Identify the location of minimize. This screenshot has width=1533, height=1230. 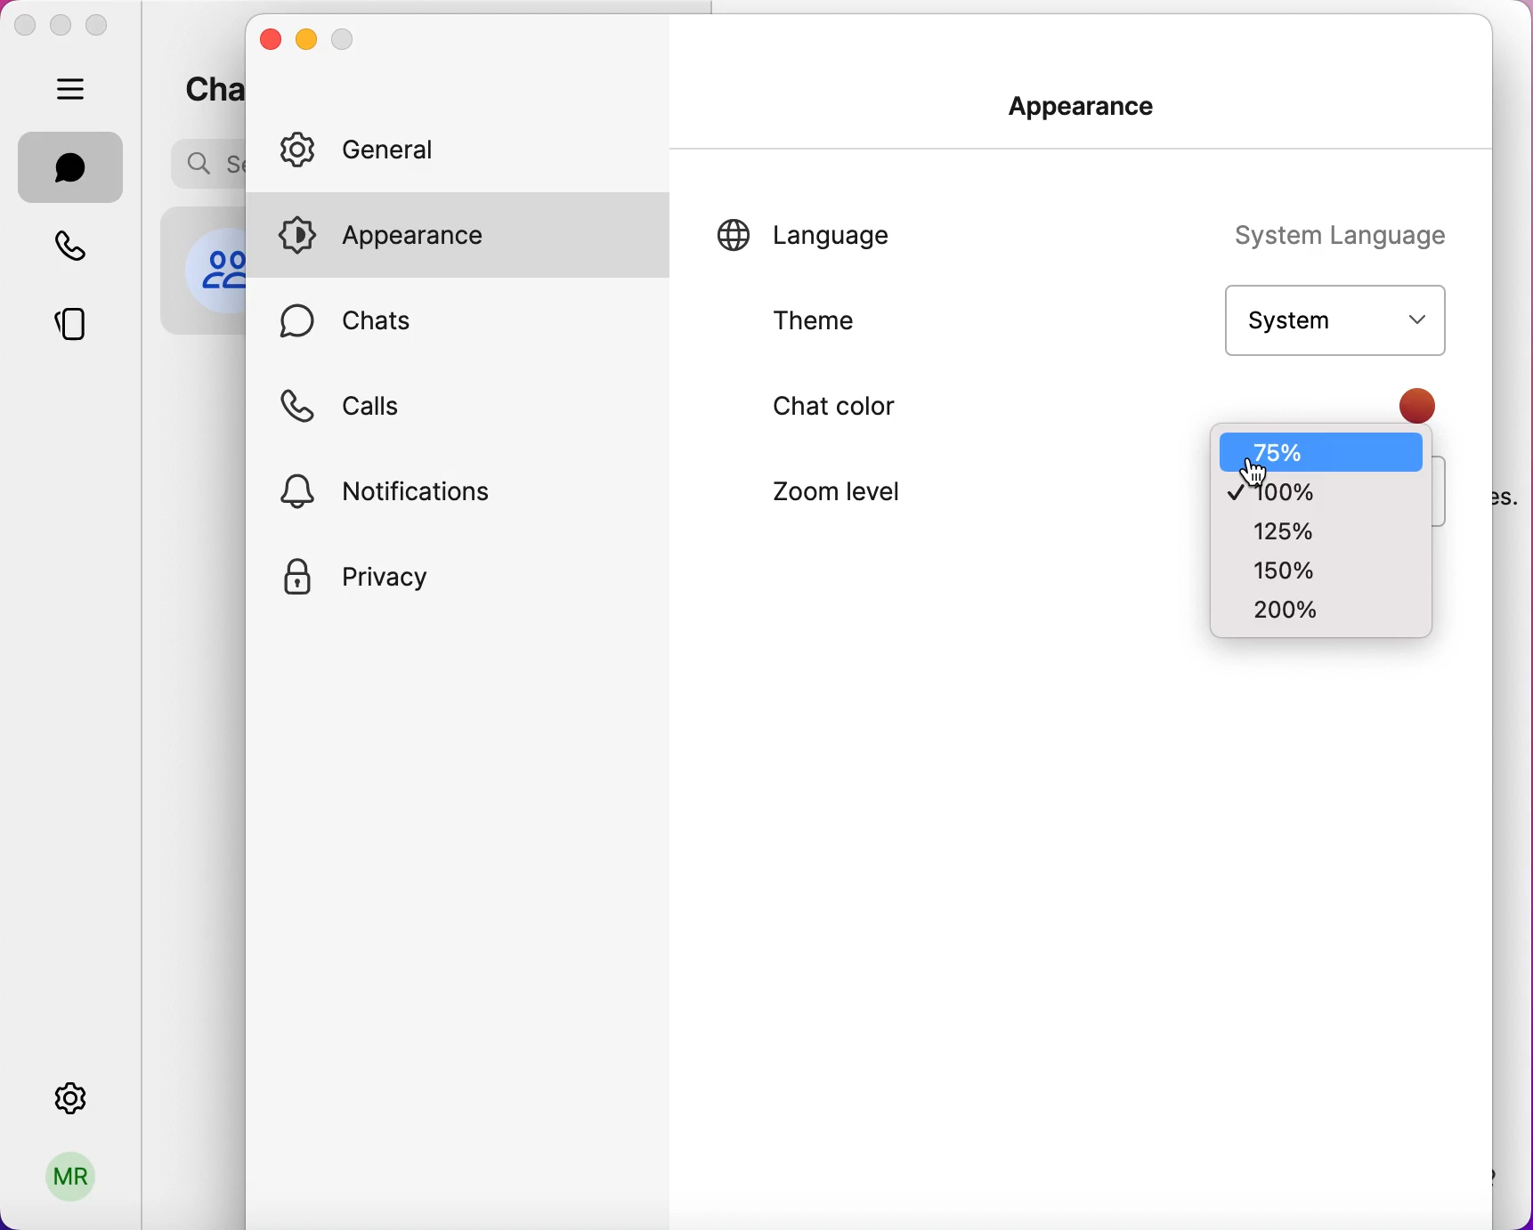
(309, 39).